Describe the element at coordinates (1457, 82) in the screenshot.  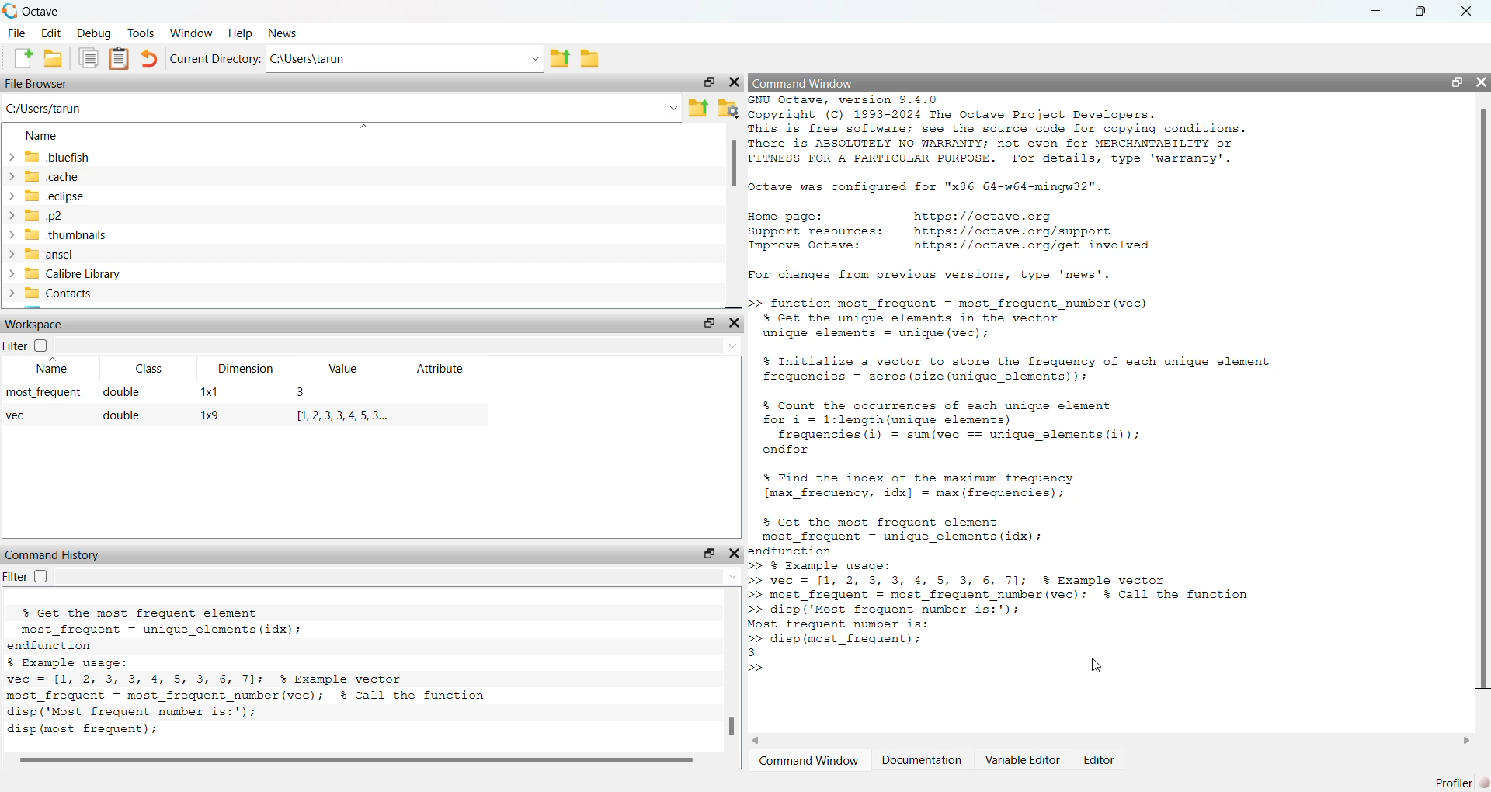
I see `Undock Widget` at that location.